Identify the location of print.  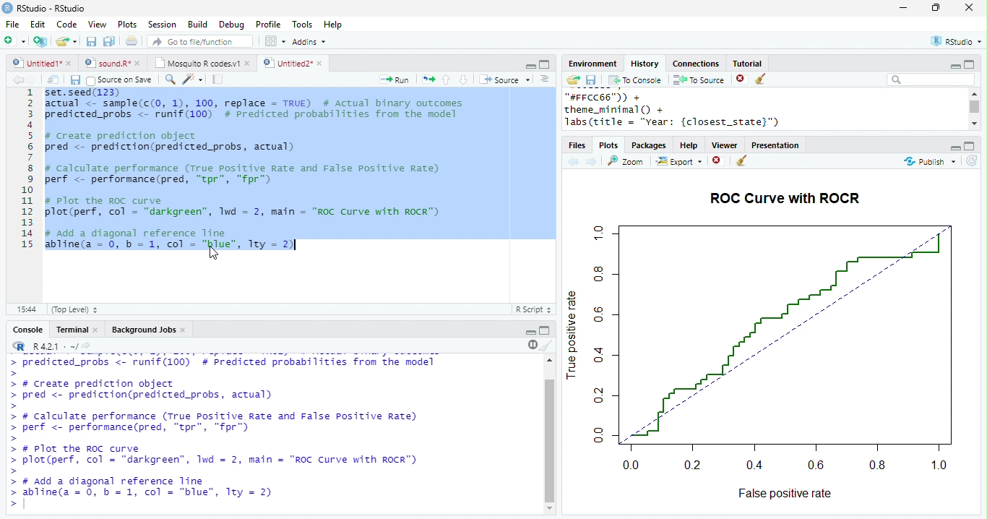
(132, 40).